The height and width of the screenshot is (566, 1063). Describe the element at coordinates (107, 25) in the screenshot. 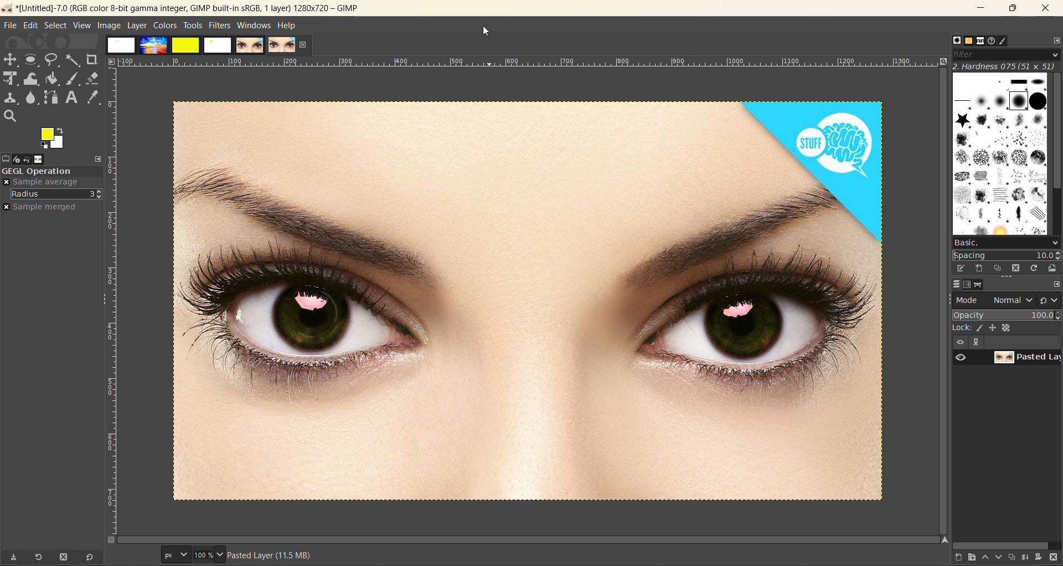

I see `image` at that location.